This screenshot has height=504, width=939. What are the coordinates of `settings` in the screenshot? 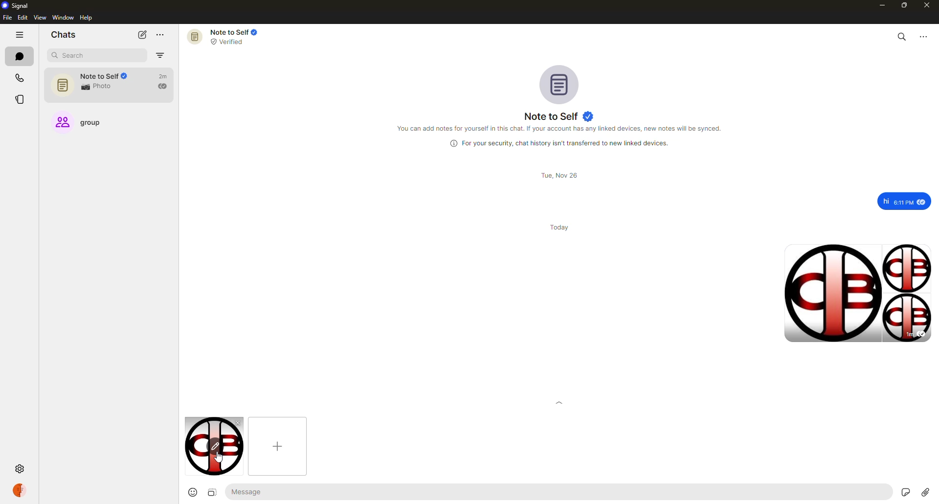 It's located at (20, 469).